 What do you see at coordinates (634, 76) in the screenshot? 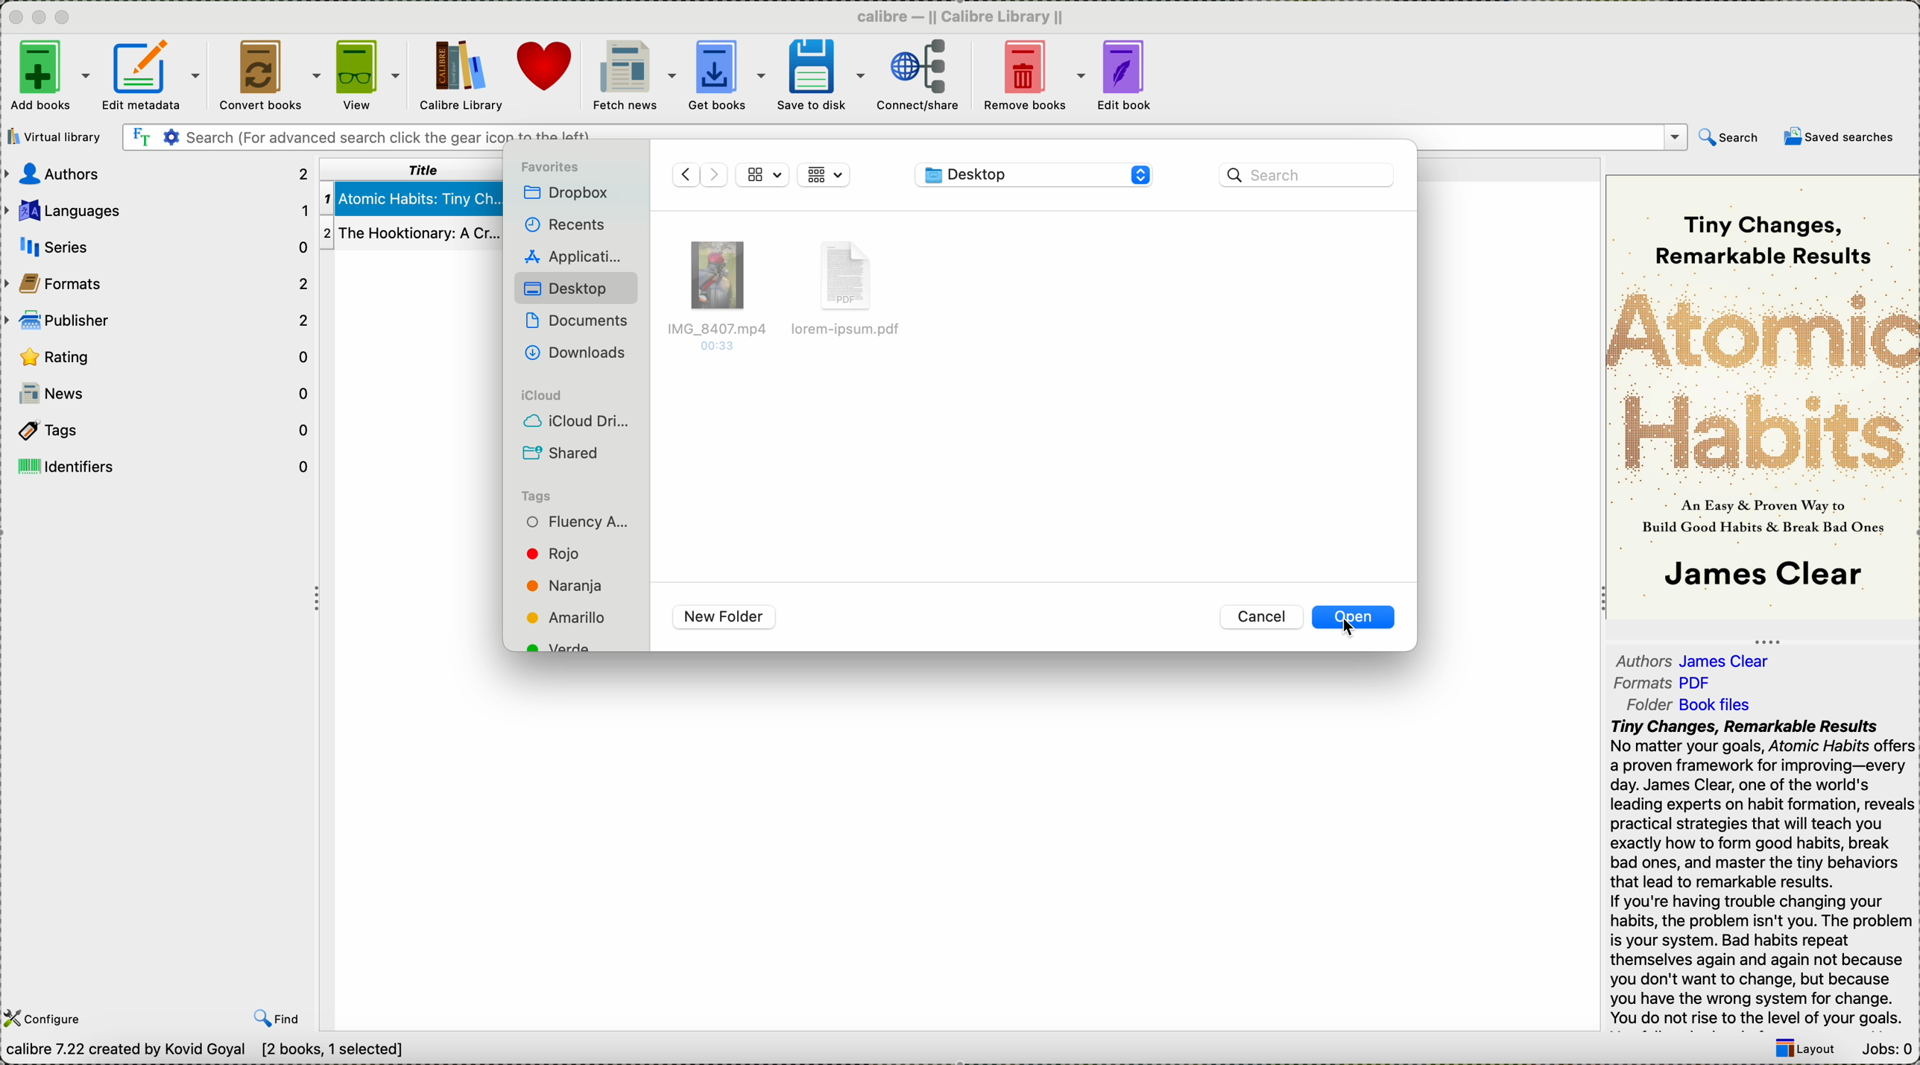
I see `fetch news` at bounding box center [634, 76].